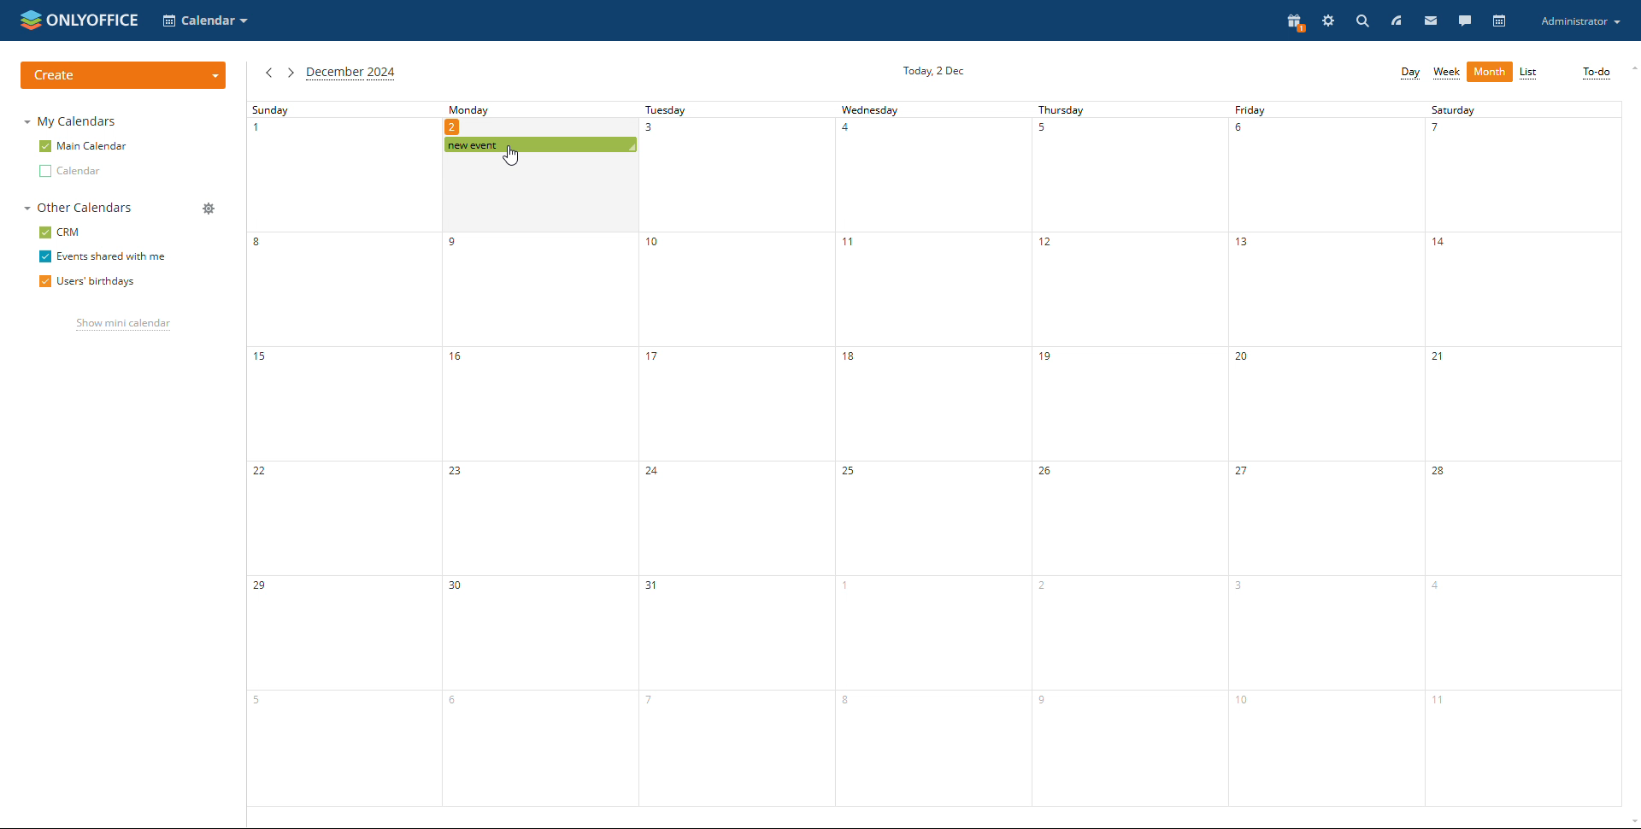  What do you see at coordinates (932, 70) in the screenshot?
I see `current date` at bounding box center [932, 70].